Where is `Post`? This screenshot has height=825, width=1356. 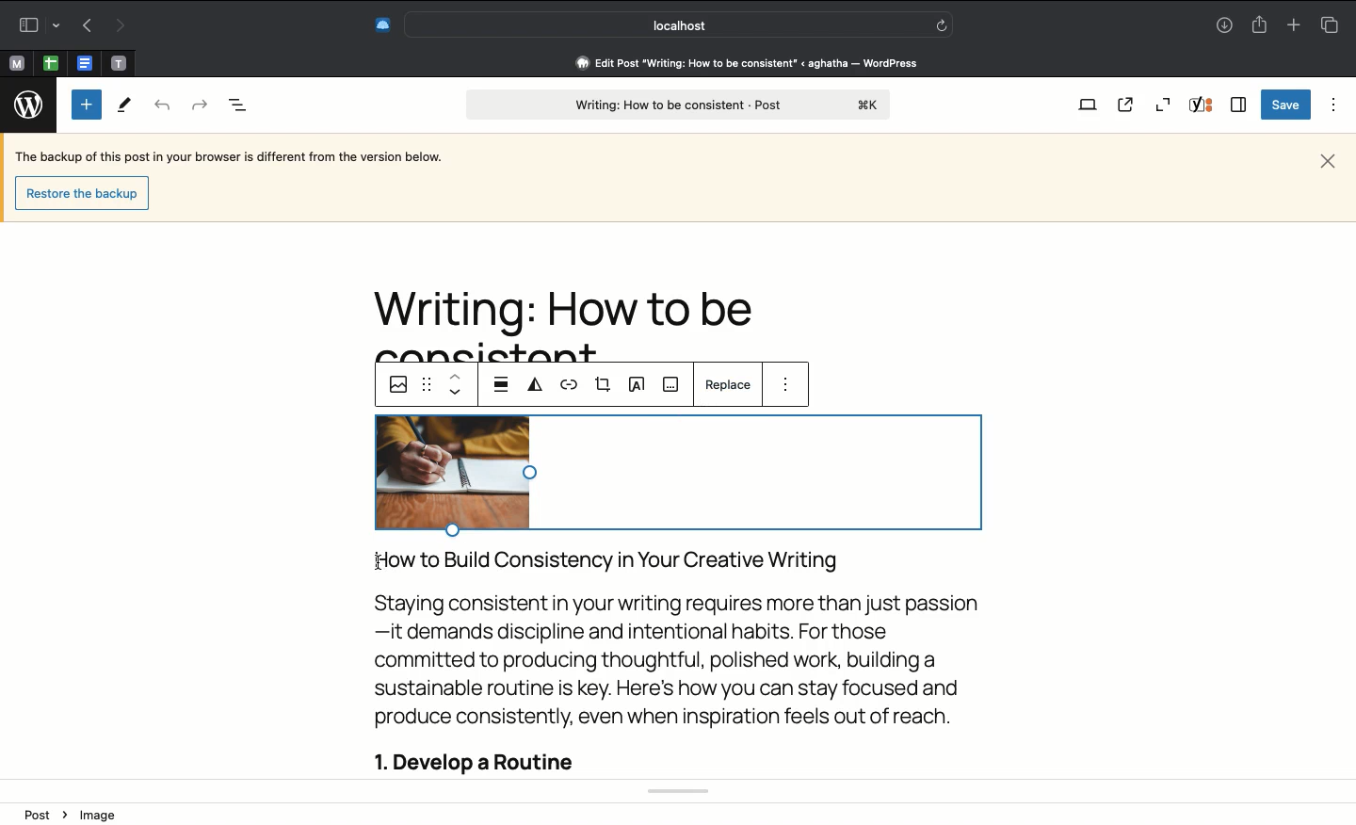
Post is located at coordinates (45, 814).